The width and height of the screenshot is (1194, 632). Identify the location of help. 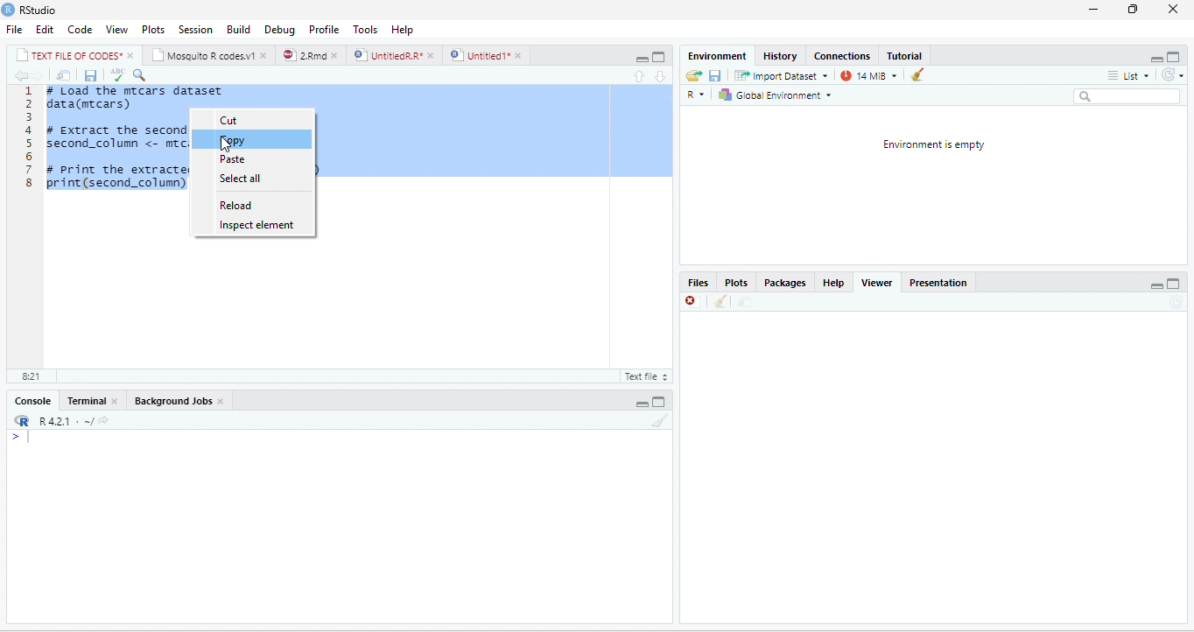
(401, 28).